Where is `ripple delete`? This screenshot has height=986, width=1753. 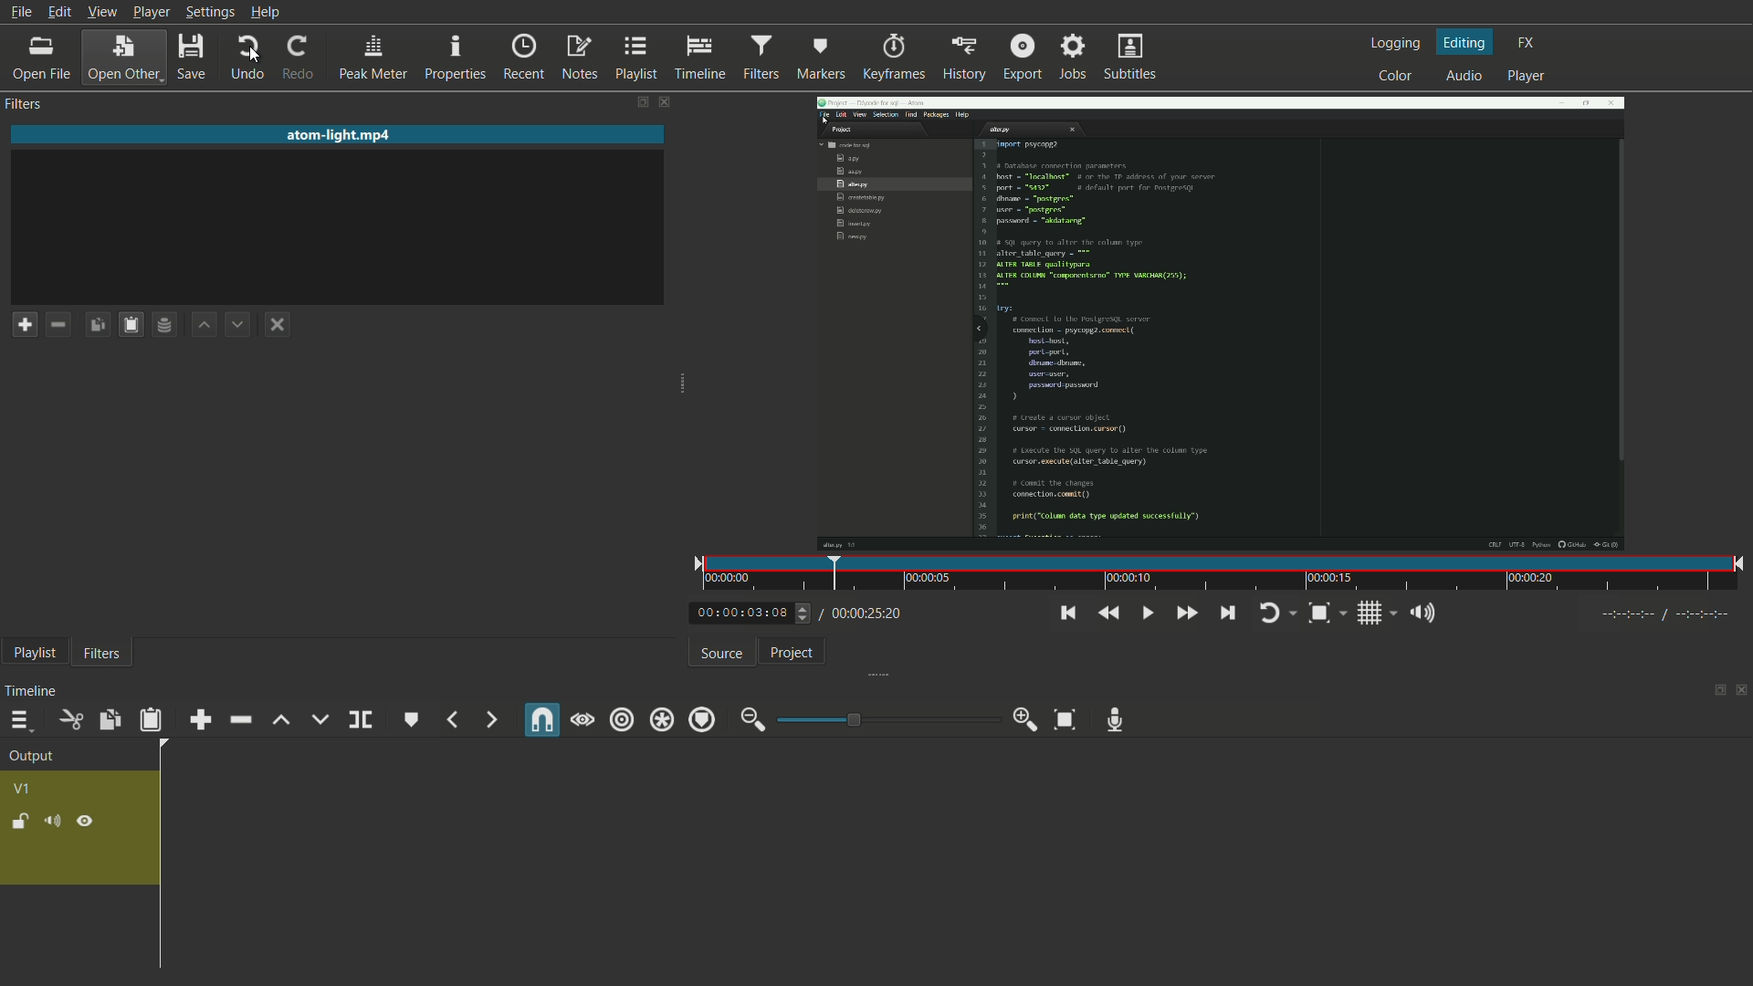
ripple delete is located at coordinates (240, 719).